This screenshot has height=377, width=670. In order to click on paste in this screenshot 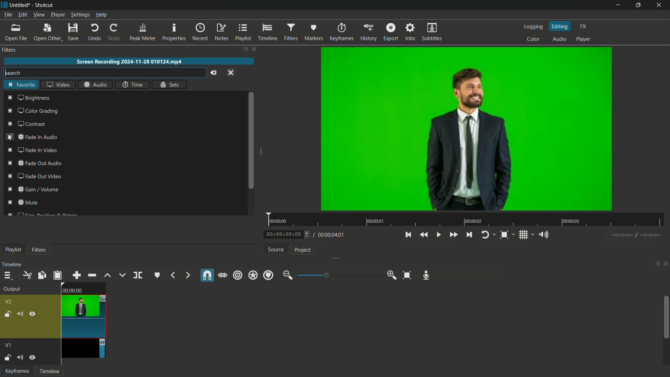, I will do `click(58, 275)`.